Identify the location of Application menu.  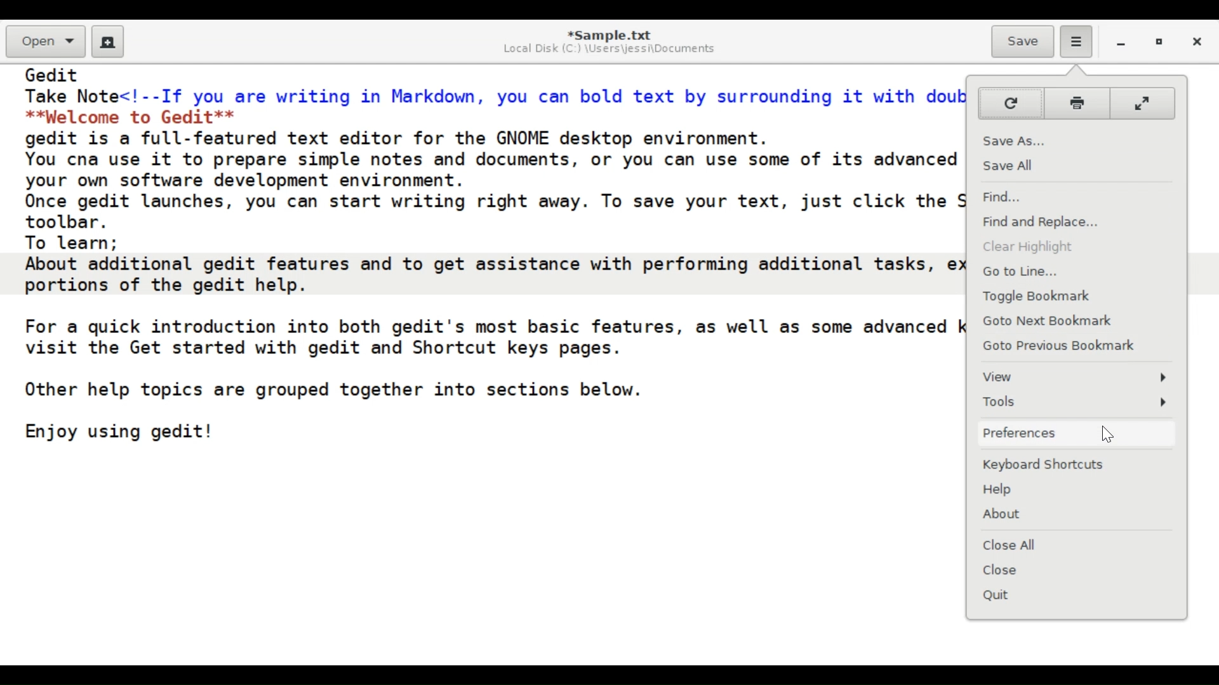
(1076, 42).